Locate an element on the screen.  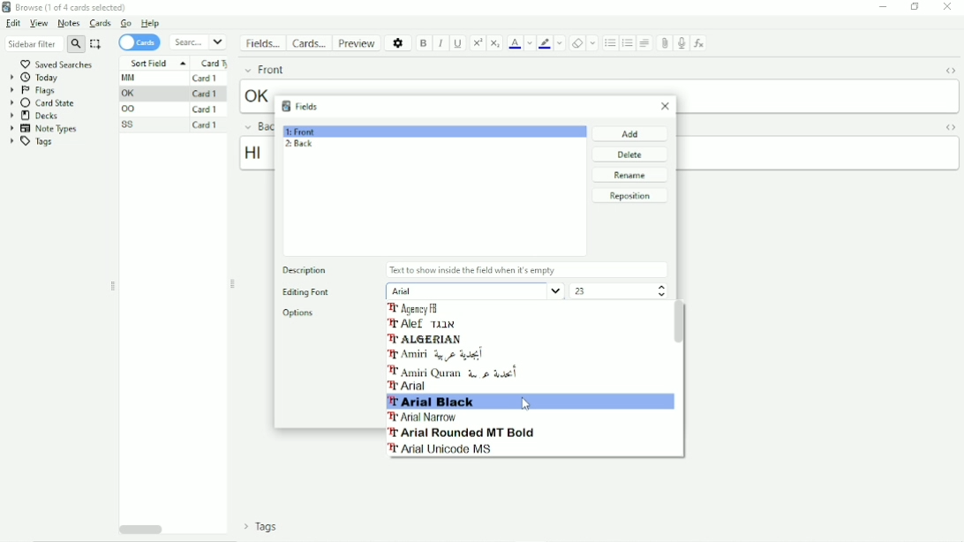
Resize is located at coordinates (113, 287).